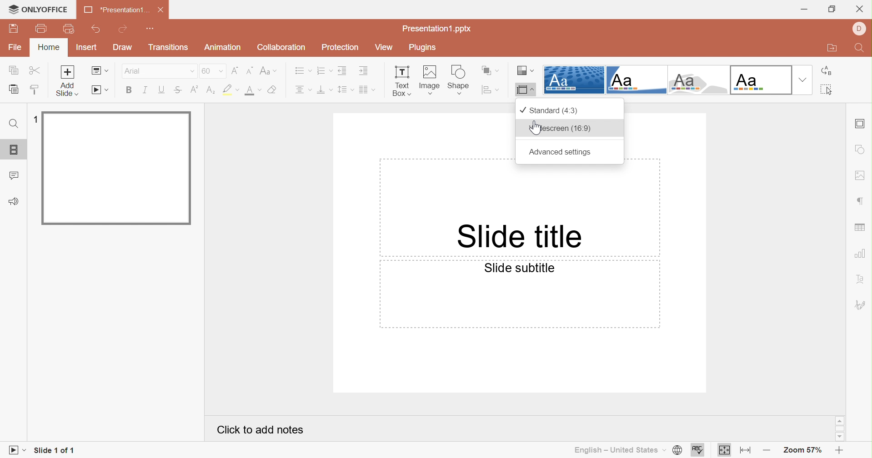  I want to click on Chart settings, so click(862, 253).